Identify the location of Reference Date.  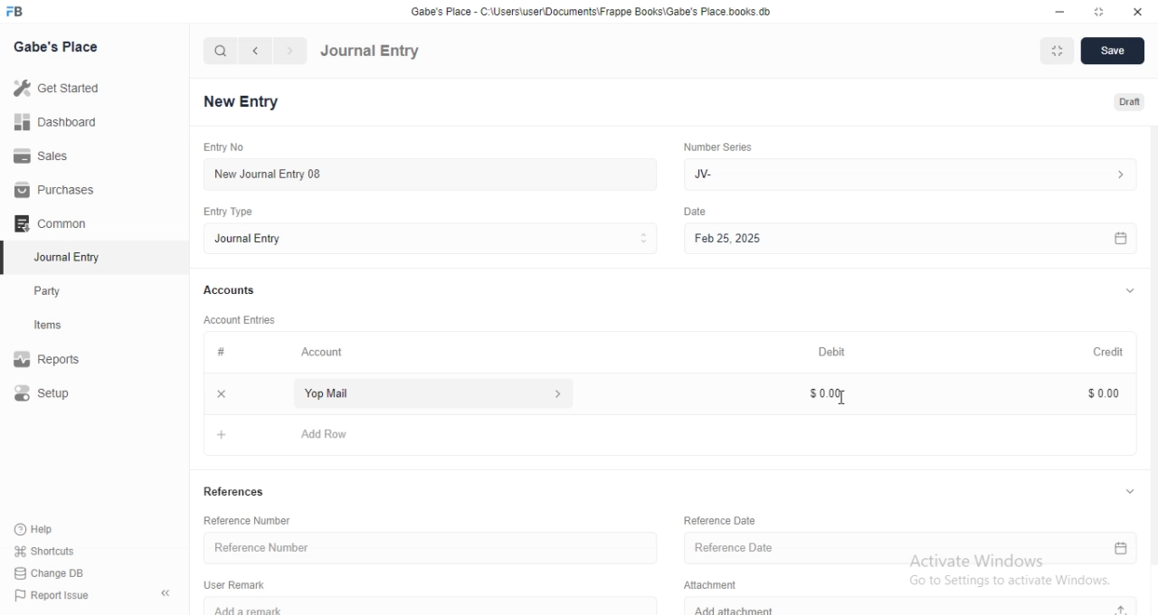
(911, 550).